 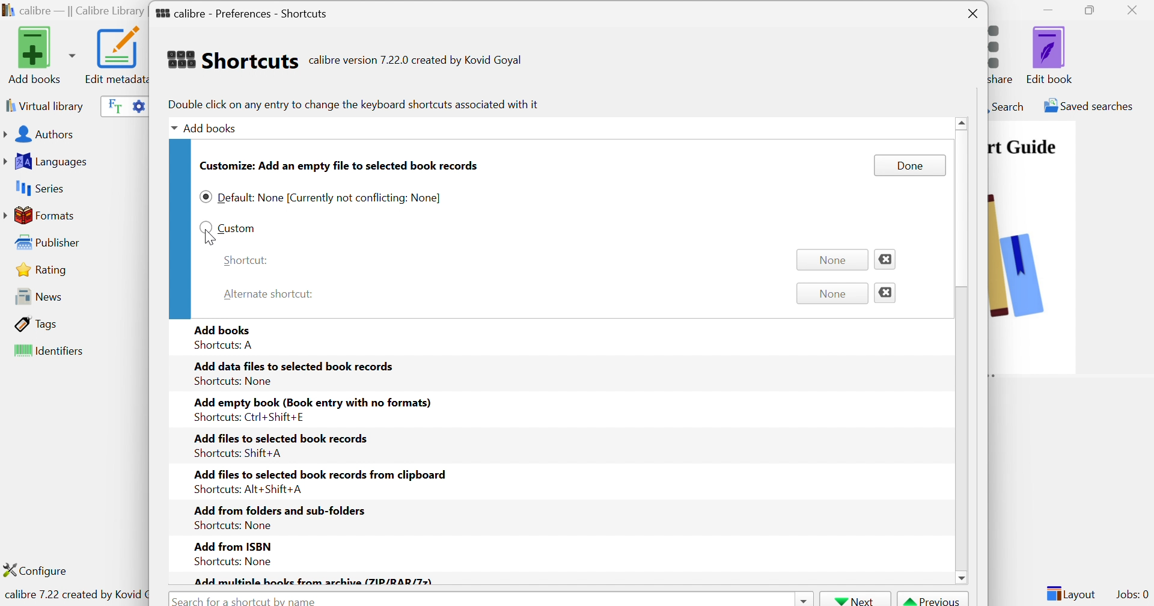 What do you see at coordinates (281, 437) in the screenshot?
I see `Add files to selected book records` at bounding box center [281, 437].